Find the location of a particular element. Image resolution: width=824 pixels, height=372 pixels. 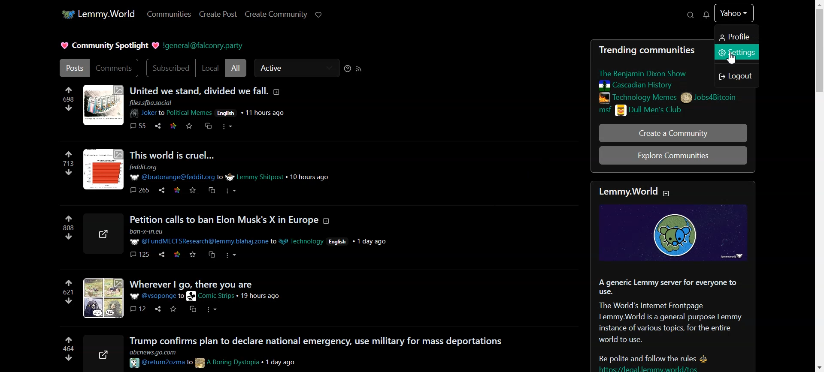

link is located at coordinates (206, 126).